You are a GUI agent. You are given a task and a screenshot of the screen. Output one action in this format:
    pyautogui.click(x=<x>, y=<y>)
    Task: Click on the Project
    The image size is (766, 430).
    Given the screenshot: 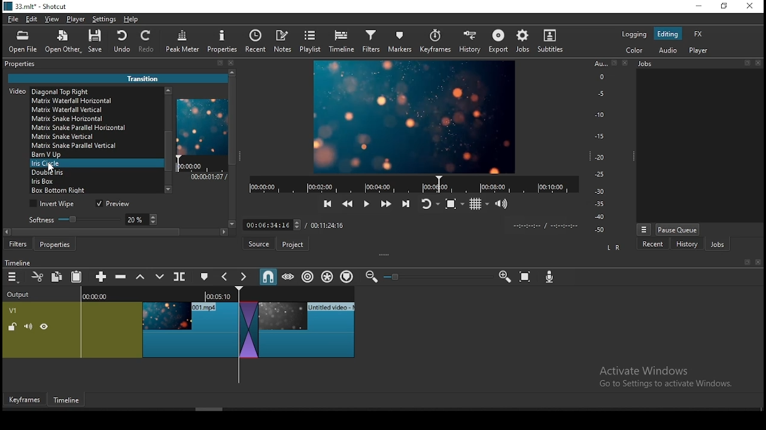 What is the action you would take?
    pyautogui.click(x=294, y=244)
    